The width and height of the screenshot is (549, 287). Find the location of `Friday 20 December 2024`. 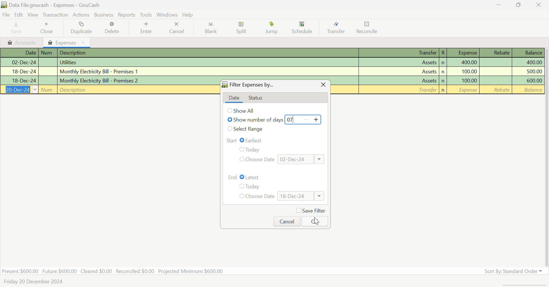

Friday 20 December 2024 is located at coordinates (35, 281).